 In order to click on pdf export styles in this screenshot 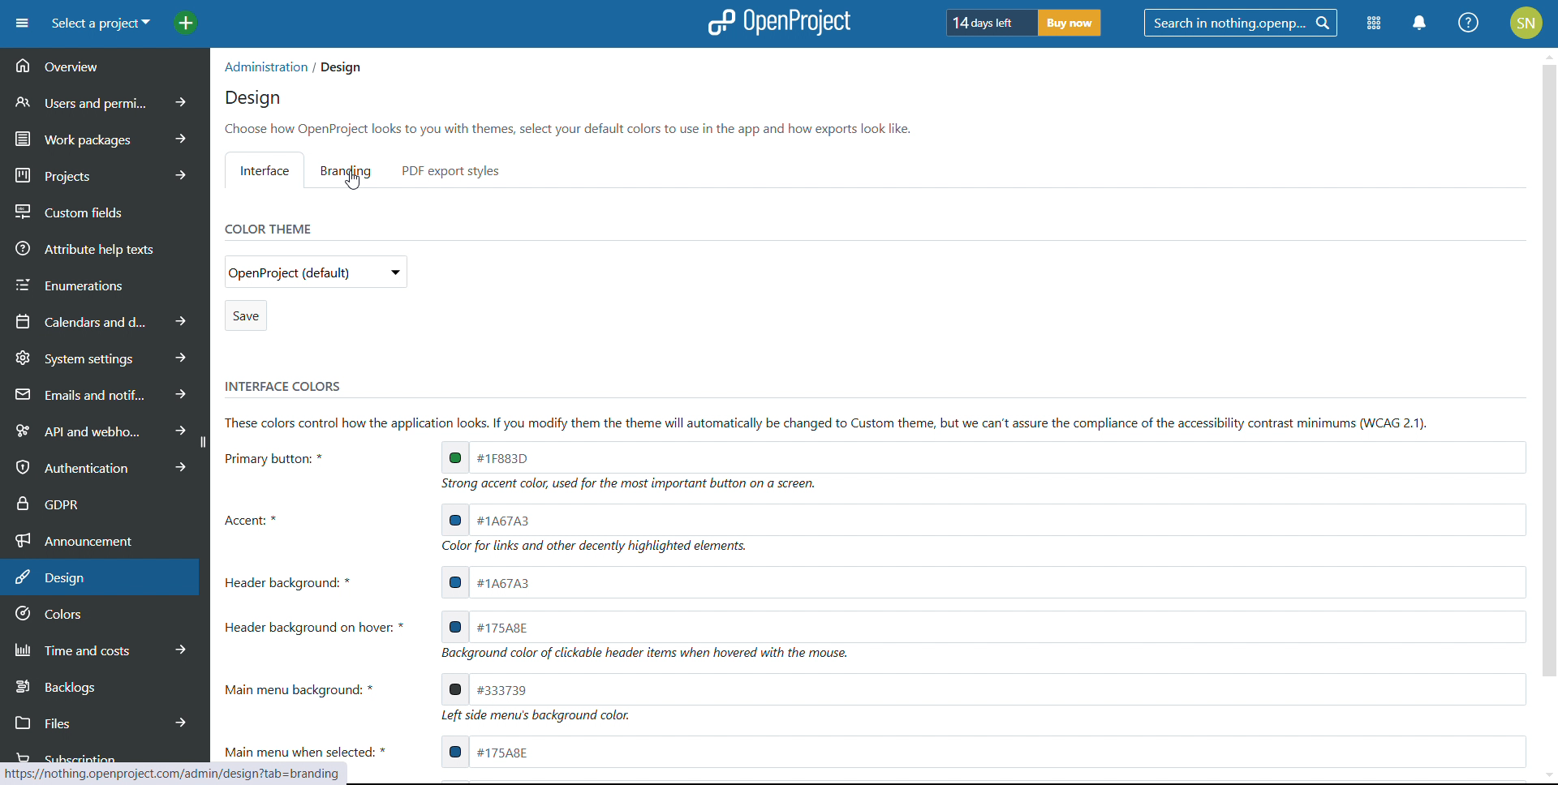, I will do `click(451, 170)`.